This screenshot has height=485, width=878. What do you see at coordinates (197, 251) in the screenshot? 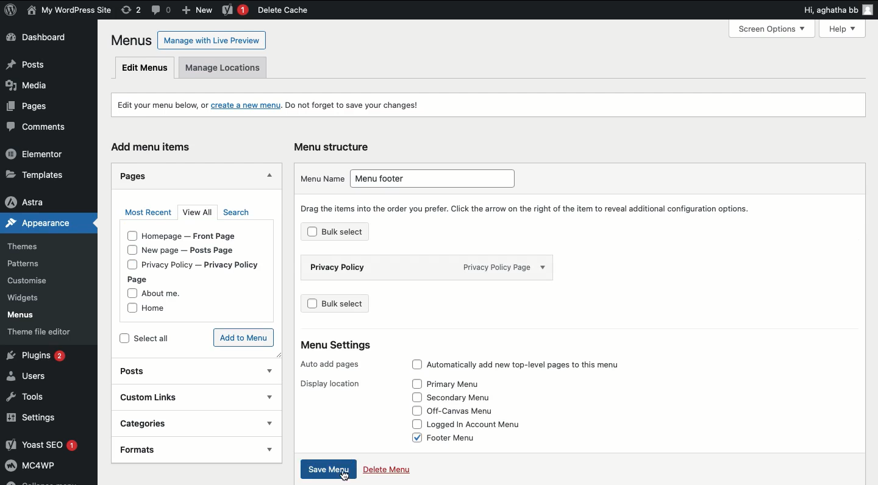
I see `New page ~ Post Page` at bounding box center [197, 251].